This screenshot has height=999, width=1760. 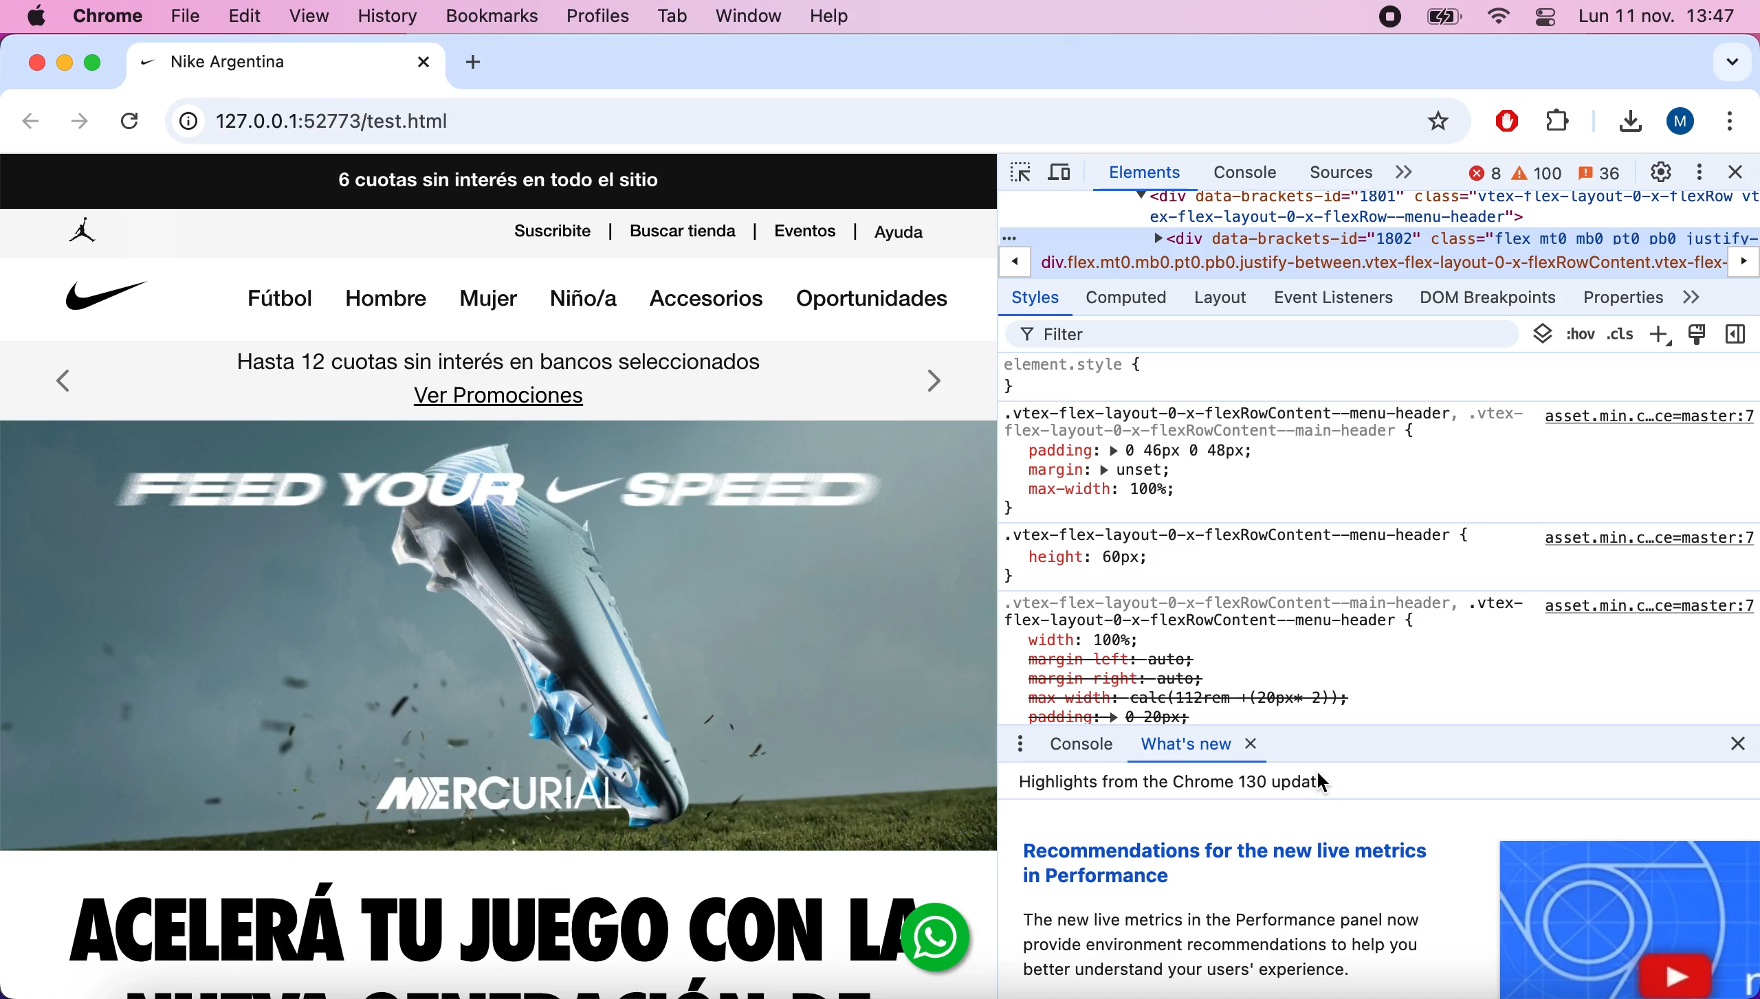 I want to click on Jordans Logo, so click(x=85, y=235).